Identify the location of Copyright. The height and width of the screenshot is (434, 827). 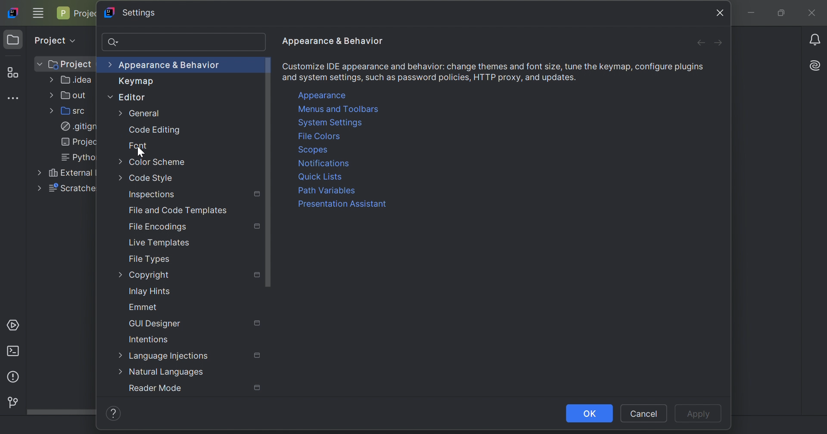
(145, 276).